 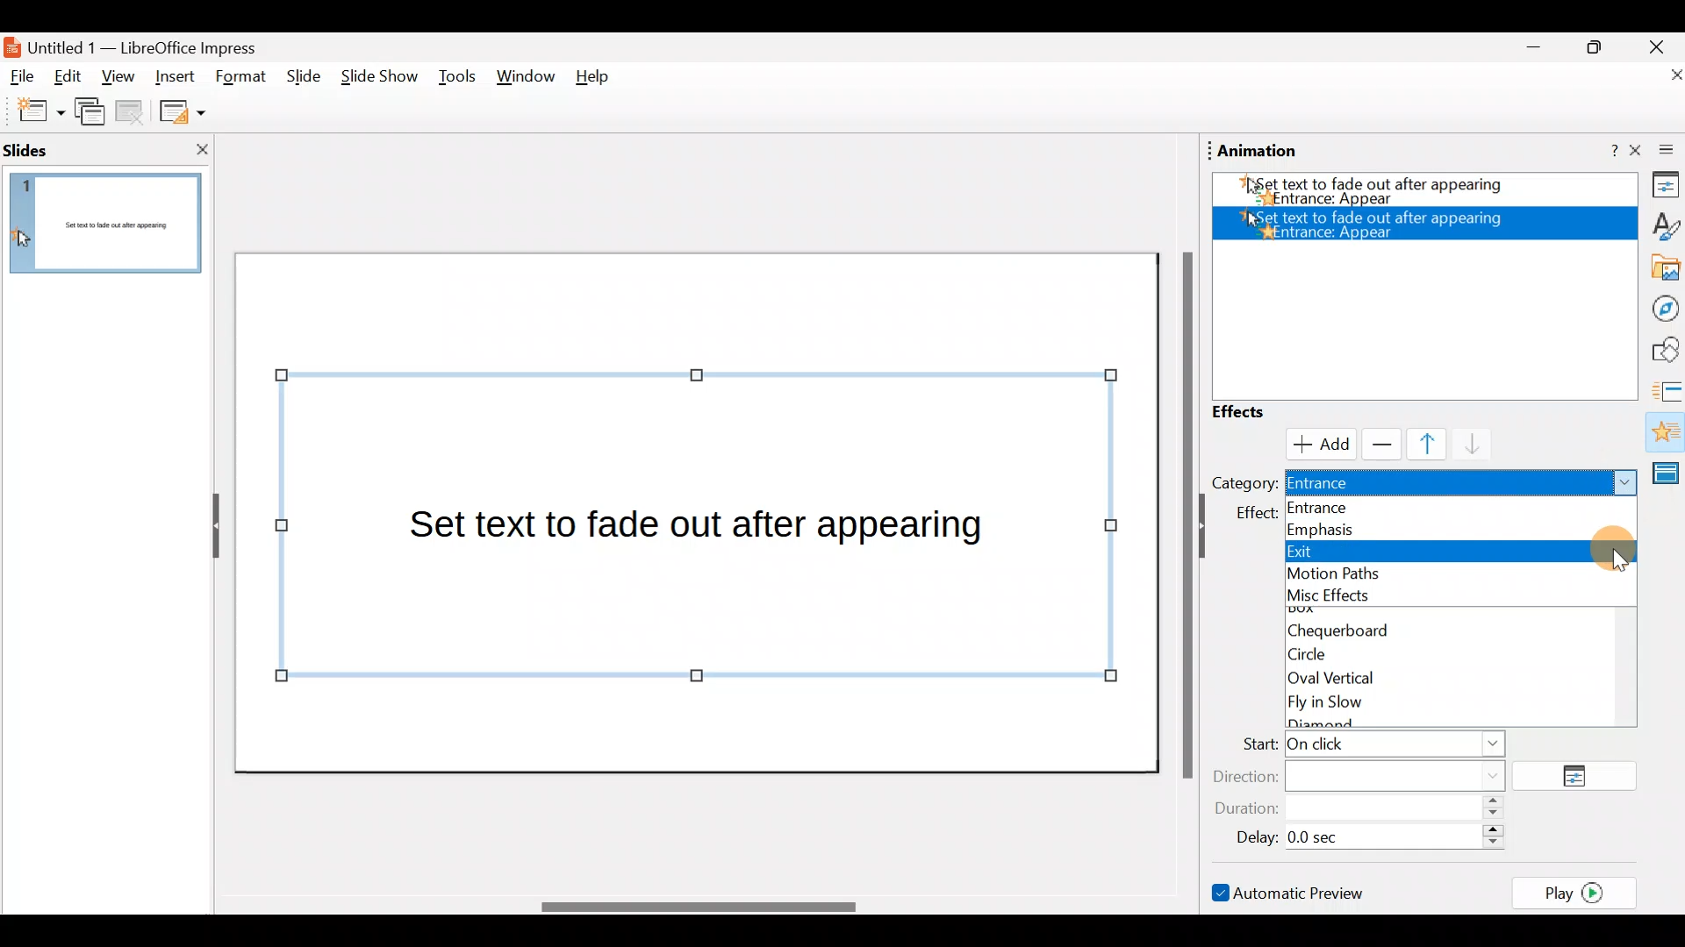 I want to click on Start, so click(x=1368, y=746).